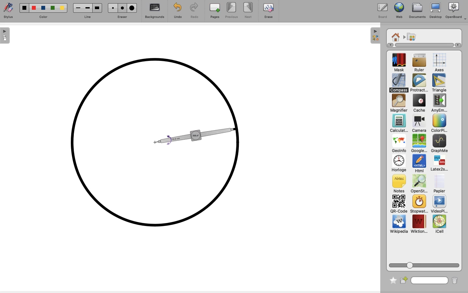  What do you see at coordinates (419, 204) in the screenshot?
I see `Stopwatch` at bounding box center [419, 204].